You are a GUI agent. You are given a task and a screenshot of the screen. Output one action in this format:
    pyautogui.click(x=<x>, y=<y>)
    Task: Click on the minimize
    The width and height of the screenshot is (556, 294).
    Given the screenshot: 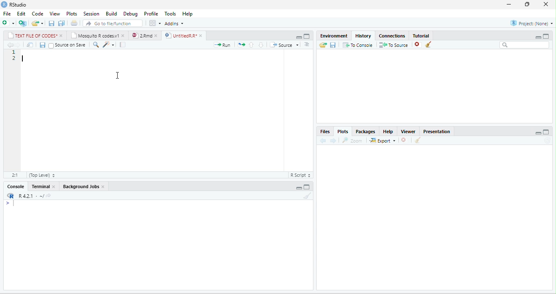 What is the action you would take?
    pyautogui.click(x=538, y=37)
    